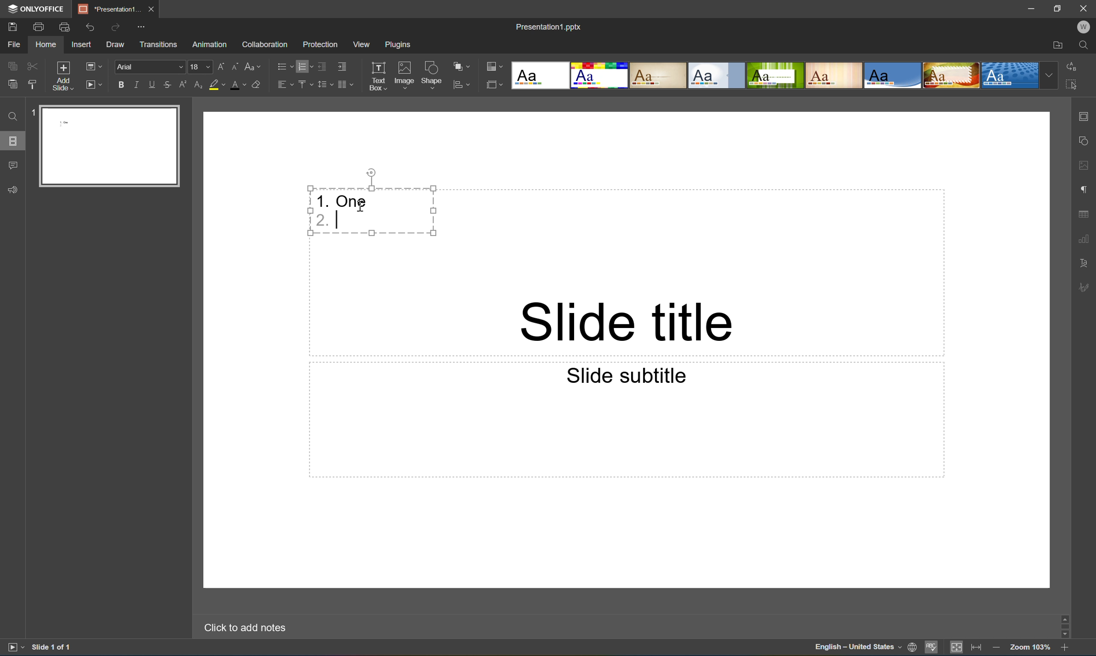 This screenshot has height=656, width=1096. I want to click on Paragraph settings, so click(1088, 187).